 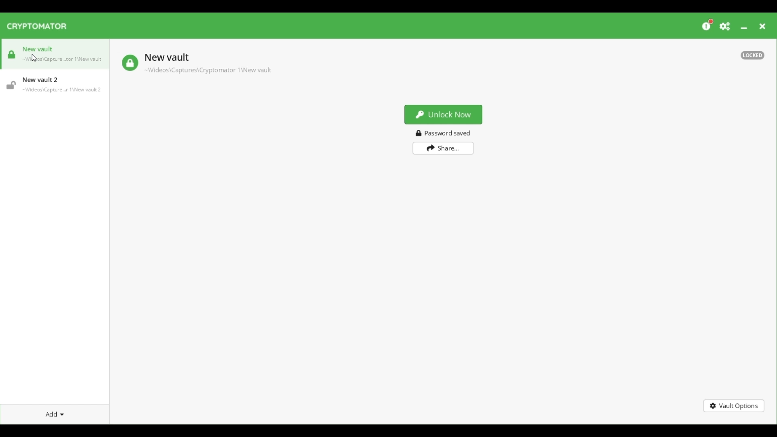 What do you see at coordinates (35, 58) in the screenshot?
I see `Cursor right-clicking on Vault 1` at bounding box center [35, 58].